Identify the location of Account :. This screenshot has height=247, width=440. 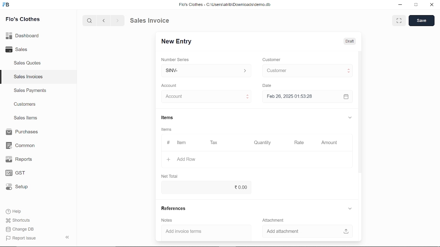
(205, 97).